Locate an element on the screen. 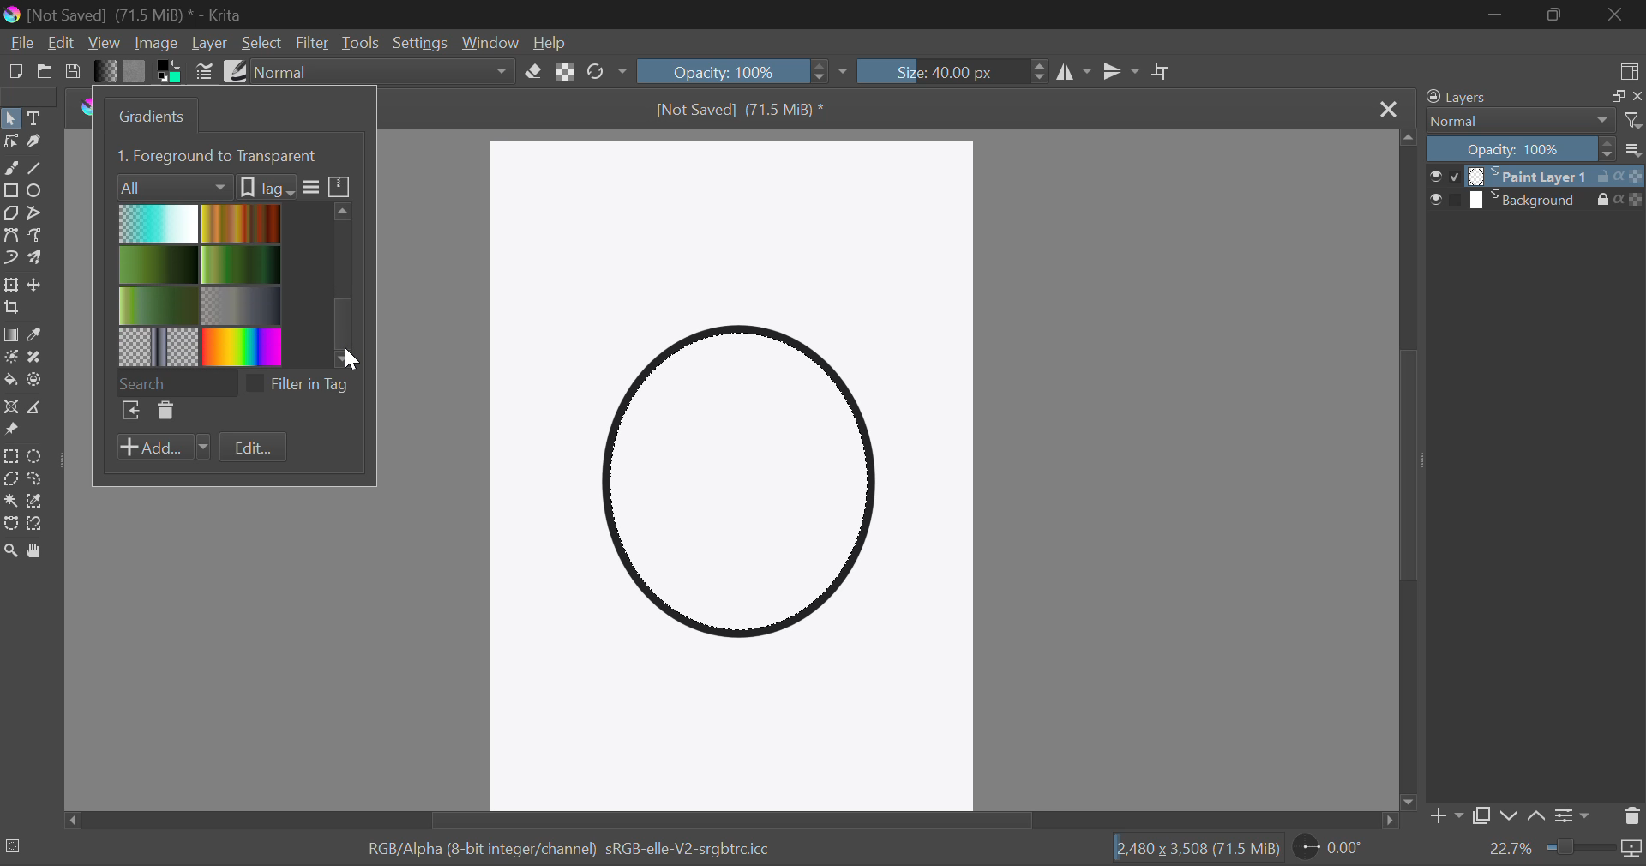 The height and width of the screenshot is (866, 1646). Filters is located at coordinates (170, 188).